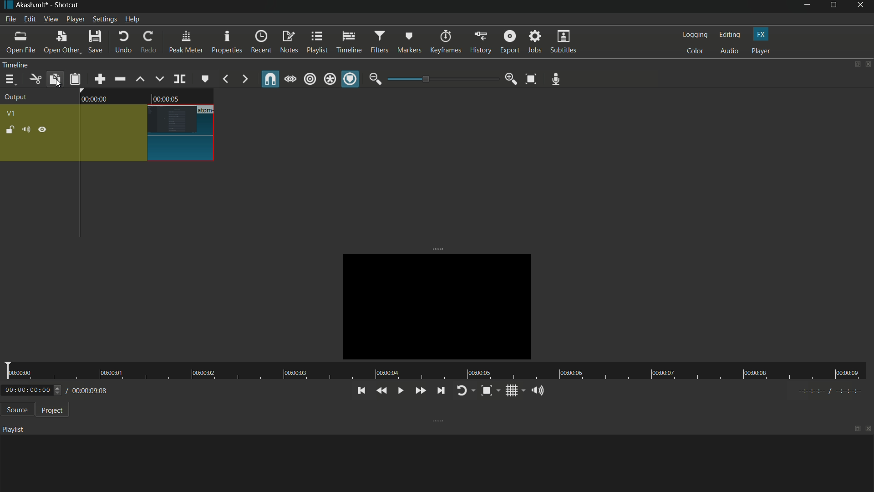  Describe the element at coordinates (160, 78) in the screenshot. I see `overwrite` at that location.